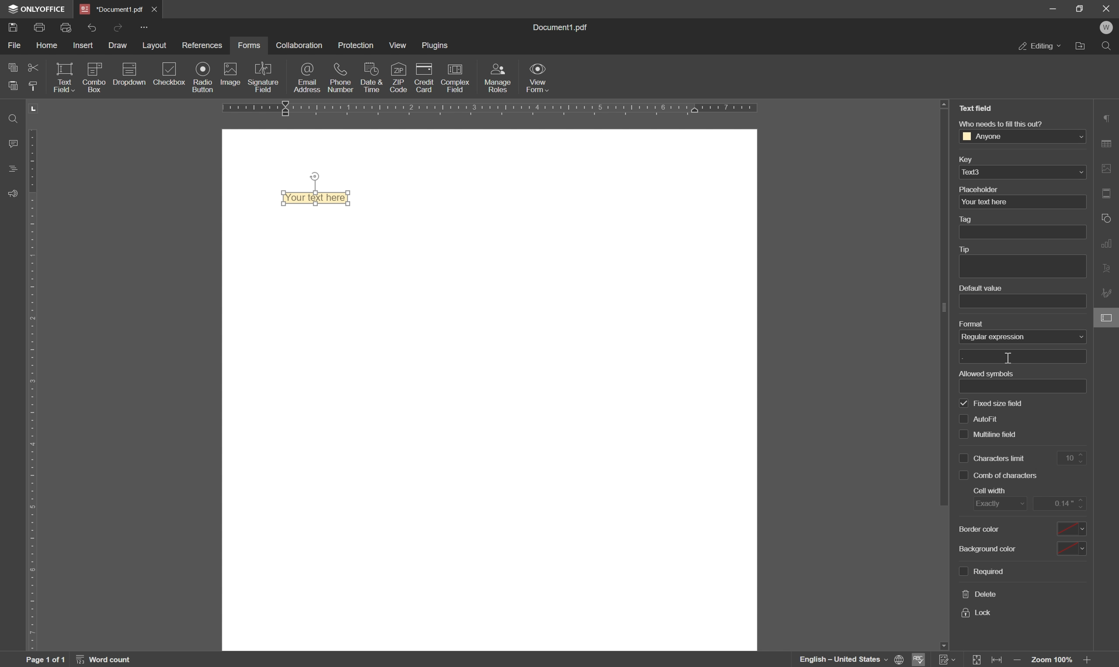 This screenshot has height=667, width=1119. I want to click on tip text box, so click(1019, 267).